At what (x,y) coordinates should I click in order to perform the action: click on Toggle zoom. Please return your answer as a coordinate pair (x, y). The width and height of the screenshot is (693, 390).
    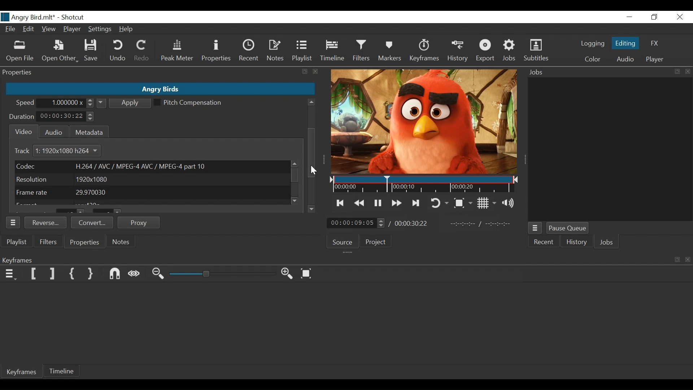
    Looking at the image, I should click on (464, 202).